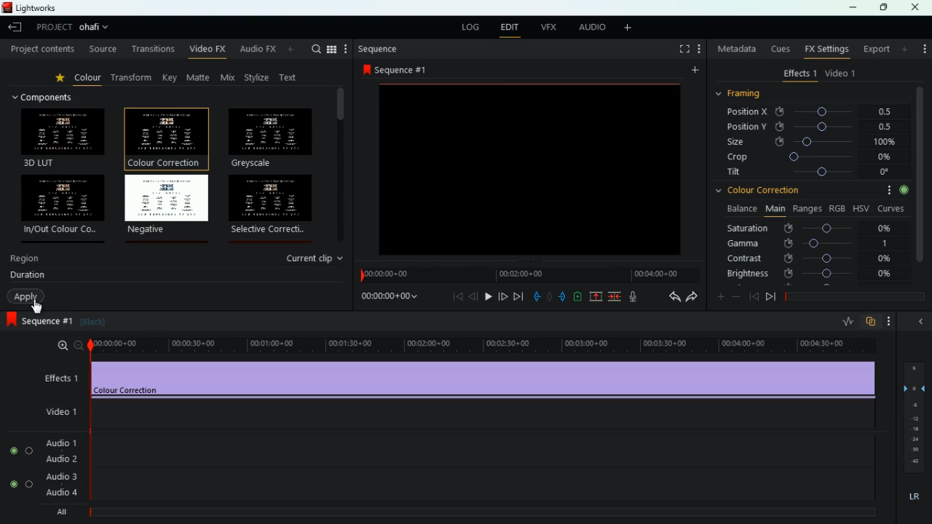 Image resolution: width=932 pixels, height=524 pixels. I want to click on metadata, so click(734, 50).